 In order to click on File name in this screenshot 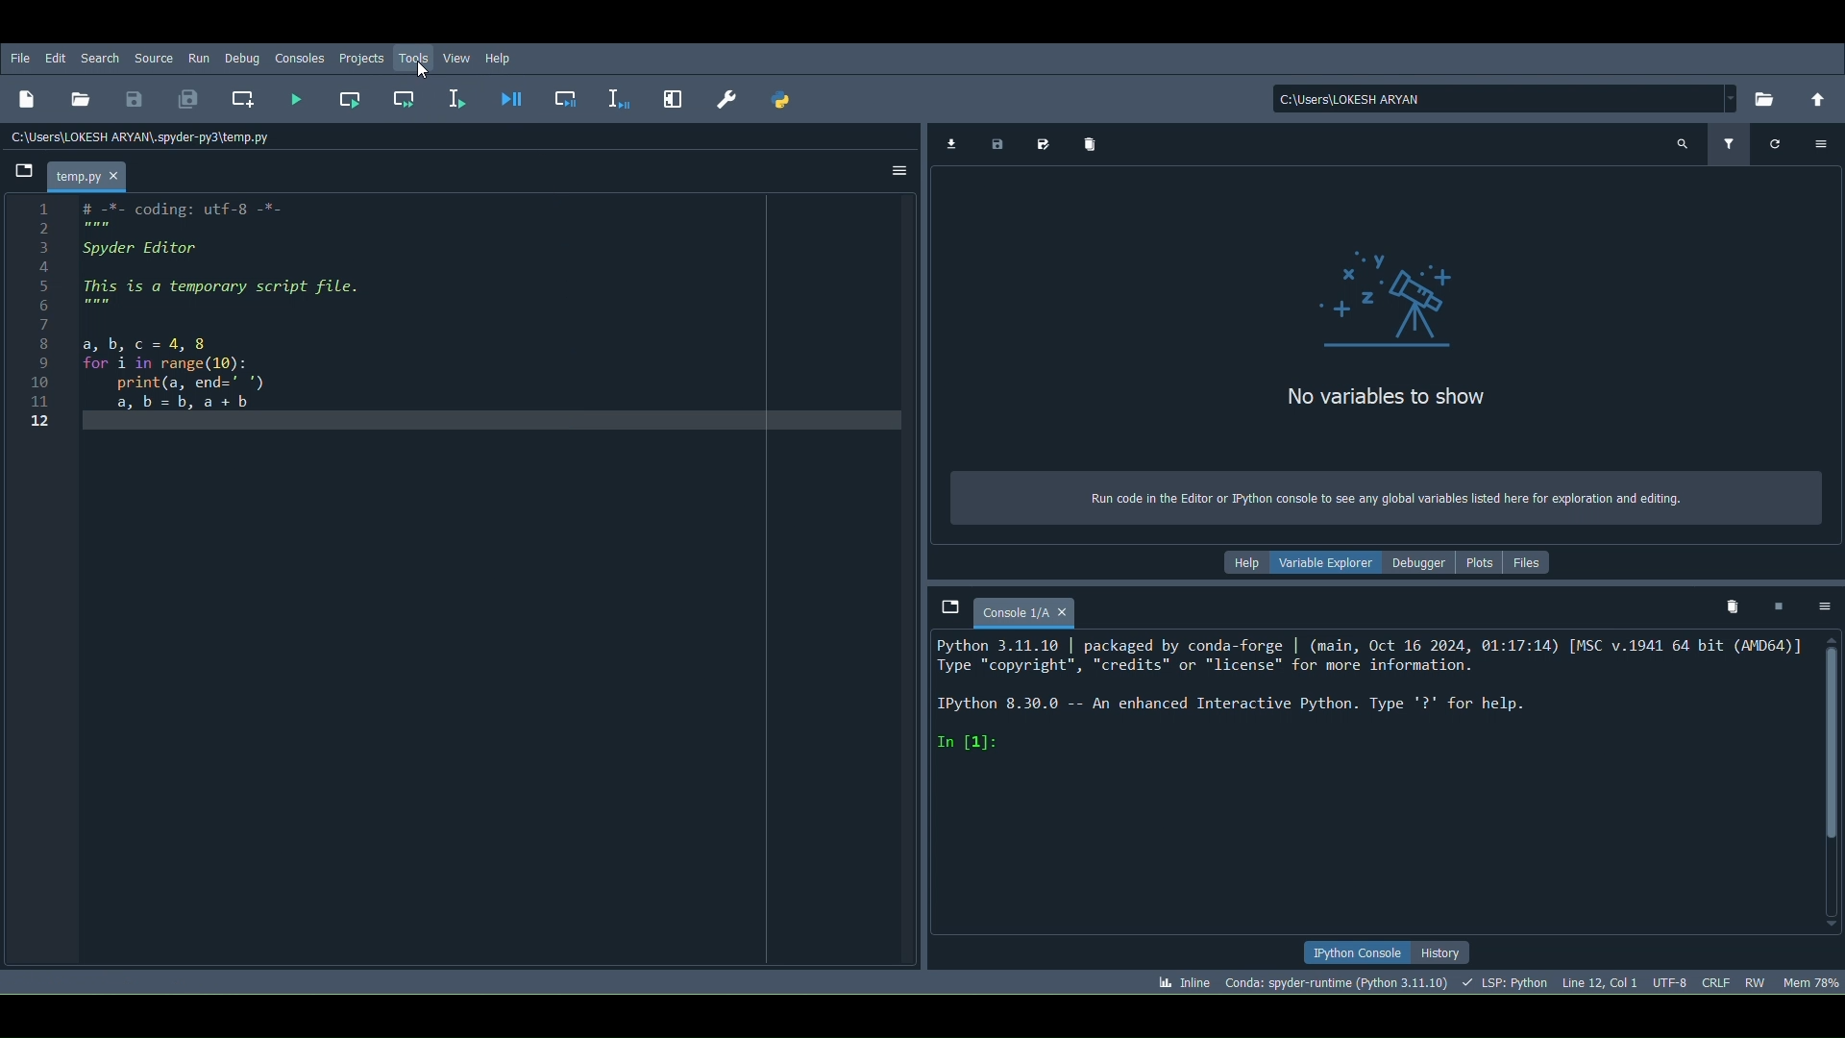, I will do `click(91, 174)`.